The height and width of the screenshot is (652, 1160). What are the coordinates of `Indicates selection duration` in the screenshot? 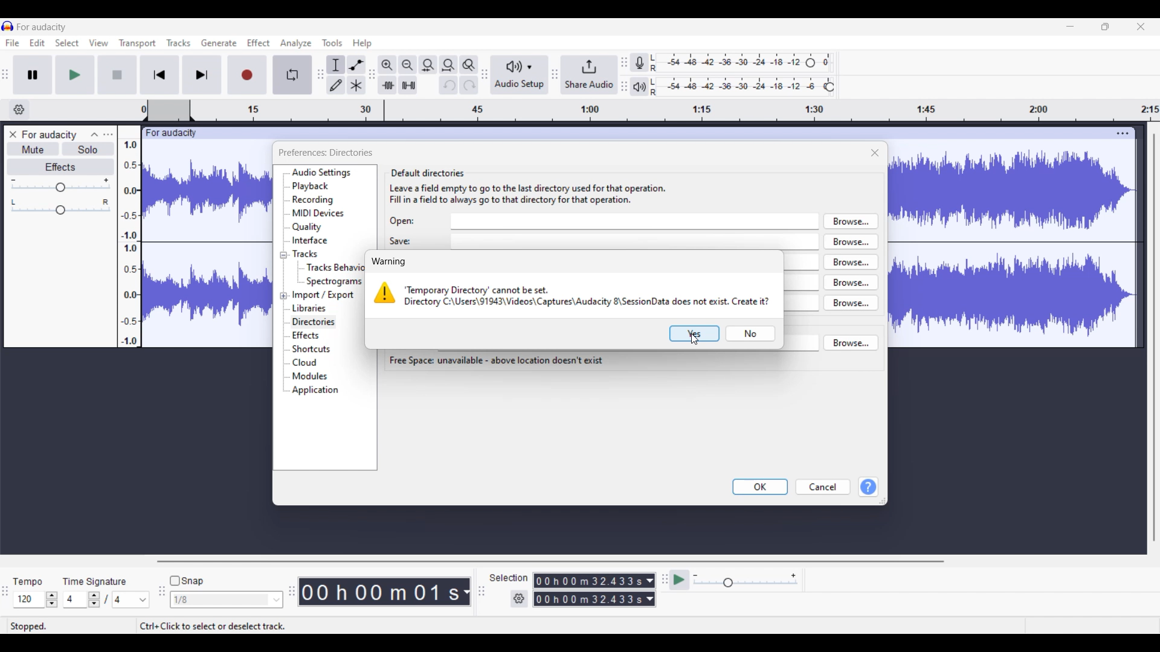 It's located at (509, 578).